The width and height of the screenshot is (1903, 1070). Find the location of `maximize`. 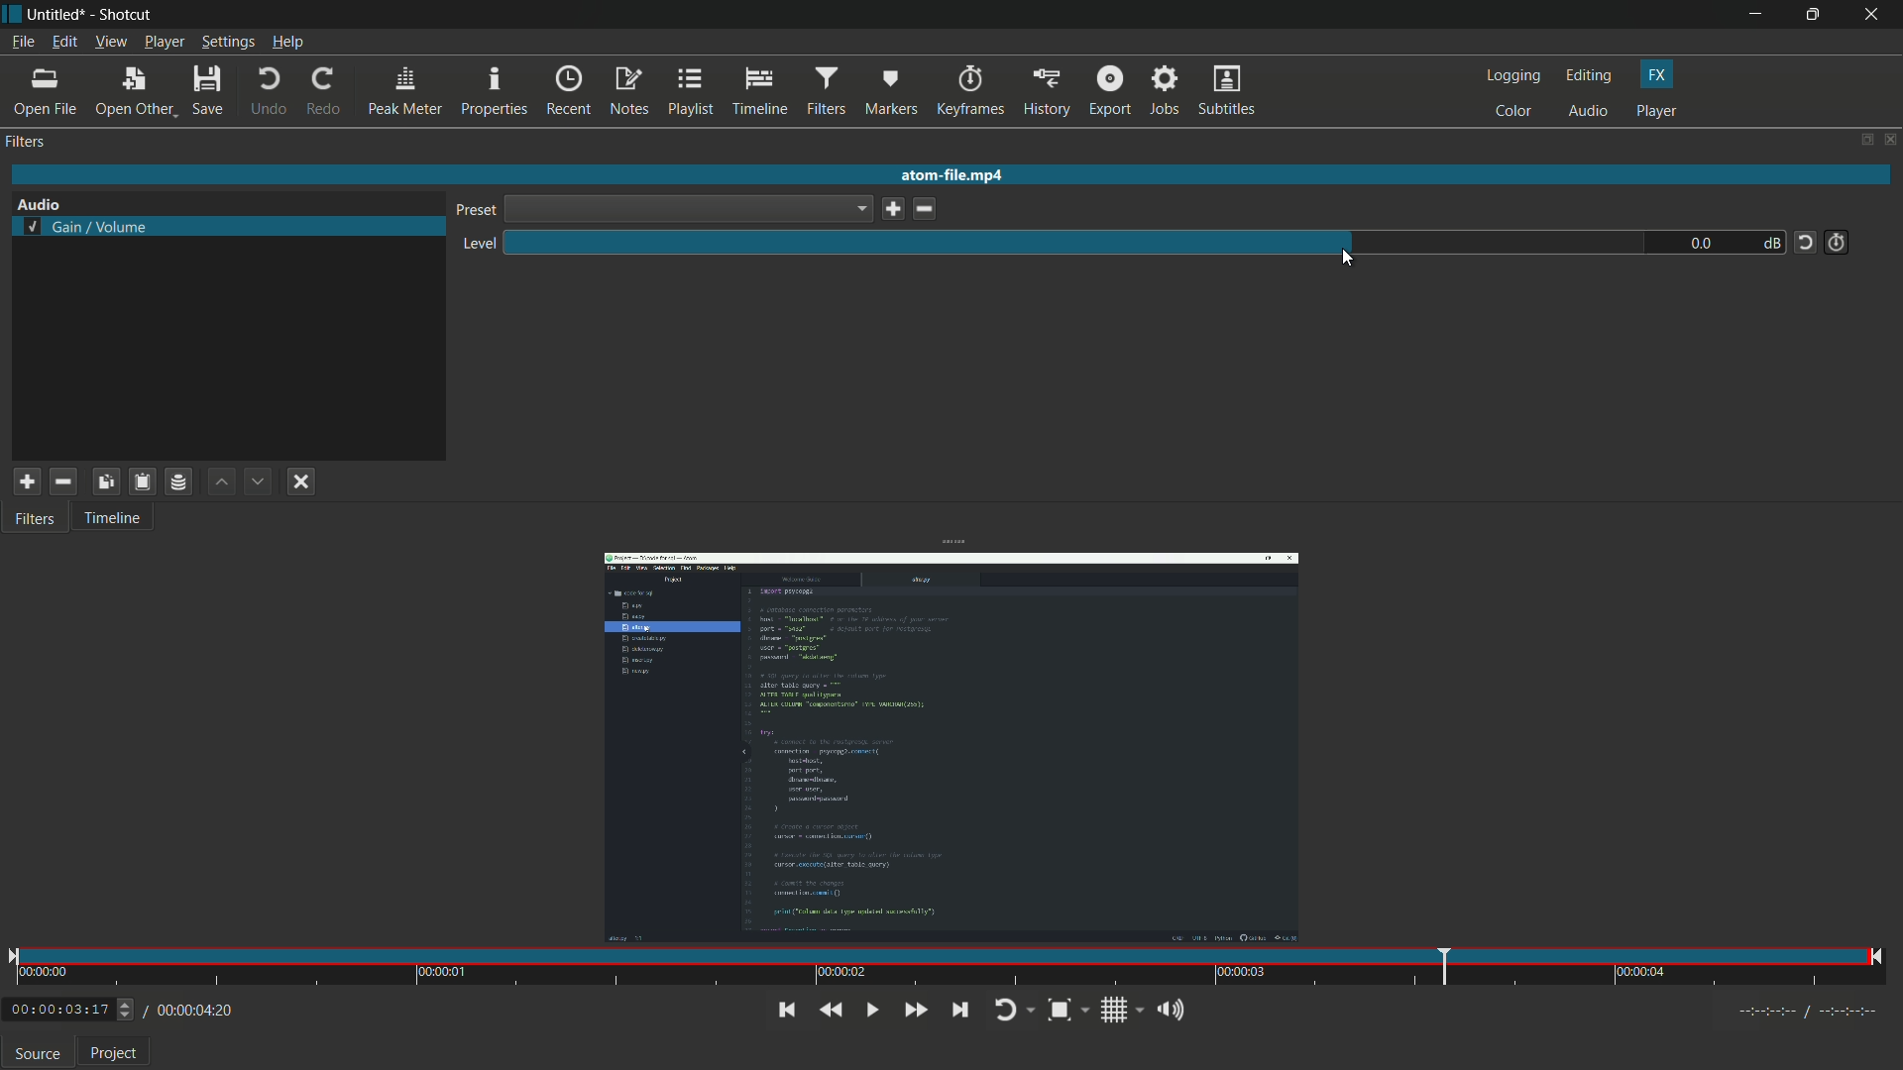

maximize is located at coordinates (1813, 15).